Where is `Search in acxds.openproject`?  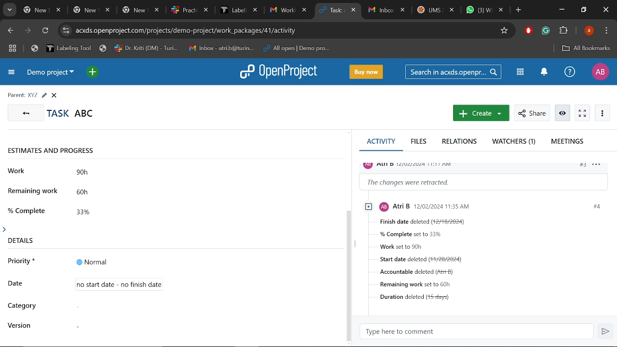 Search in acxds.openproject is located at coordinates (453, 72).